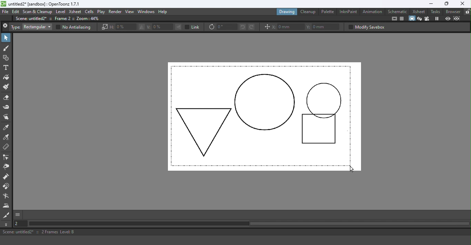  I want to click on Play, so click(101, 12).